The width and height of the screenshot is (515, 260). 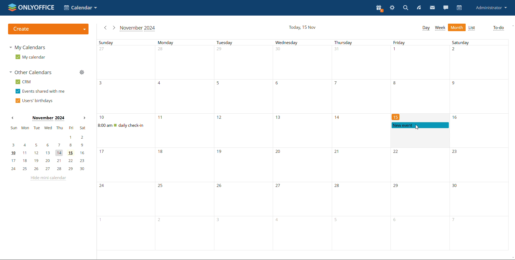 I want to click on Number, so click(x=454, y=84).